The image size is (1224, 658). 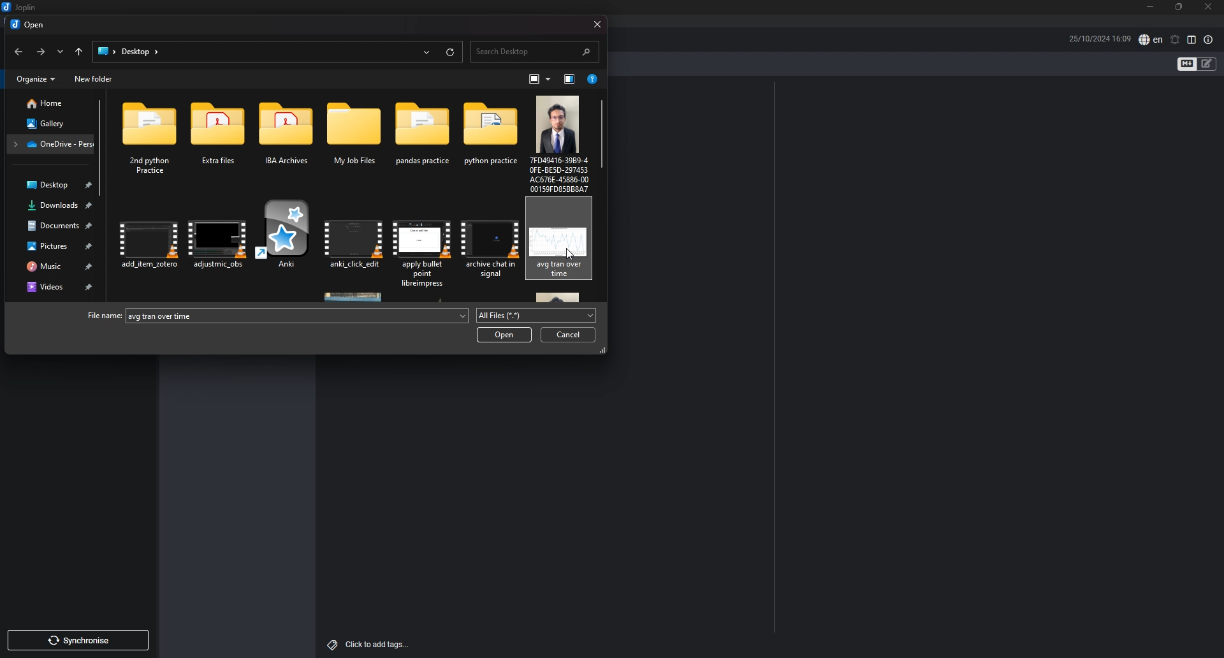 What do you see at coordinates (571, 256) in the screenshot?
I see `Cursor` at bounding box center [571, 256].